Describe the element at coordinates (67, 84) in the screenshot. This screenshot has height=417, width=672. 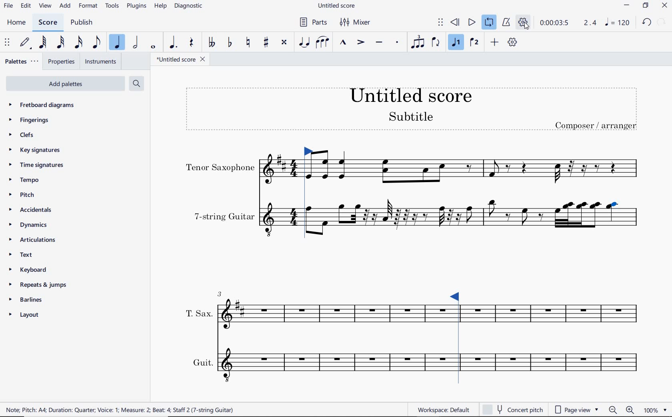
I see `ADD PALETTES` at that location.